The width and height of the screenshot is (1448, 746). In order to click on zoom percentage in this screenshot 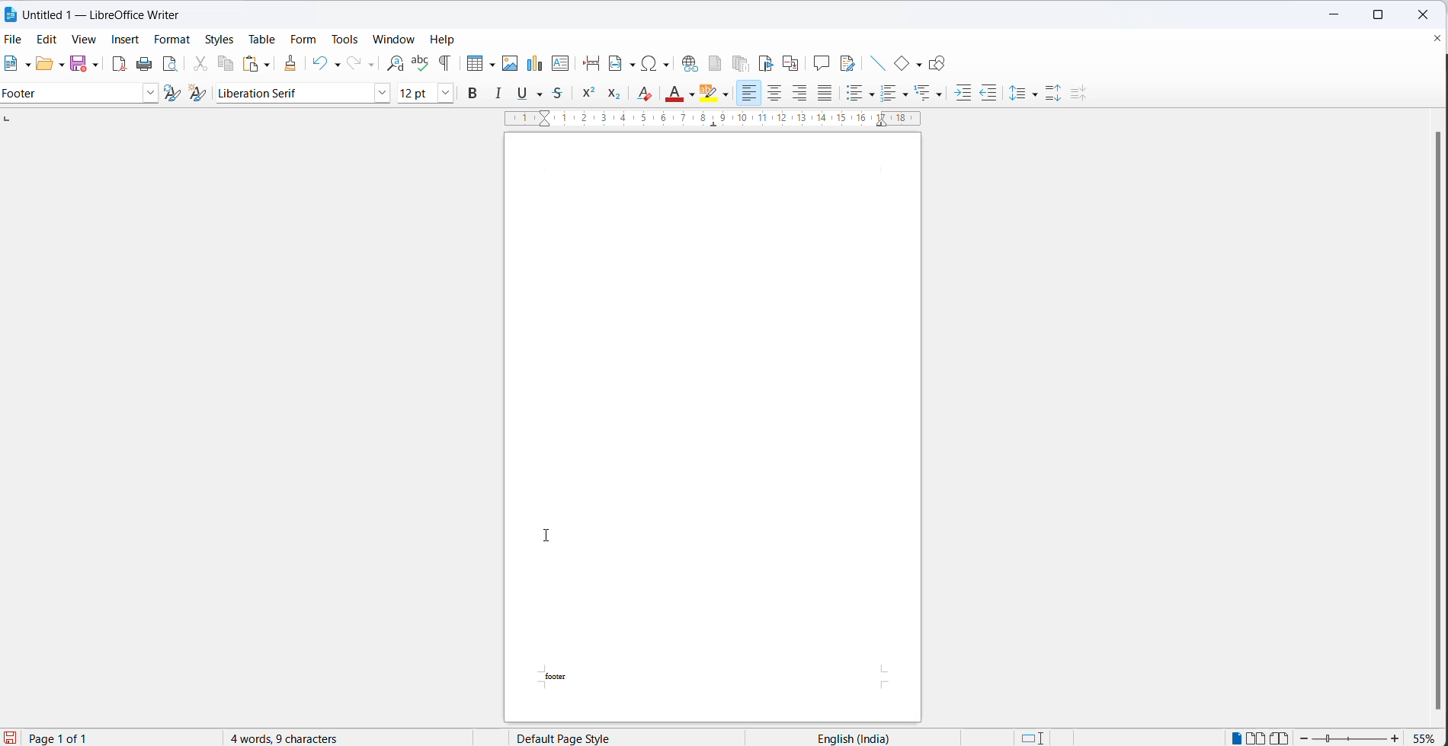, I will do `click(1427, 737)`.